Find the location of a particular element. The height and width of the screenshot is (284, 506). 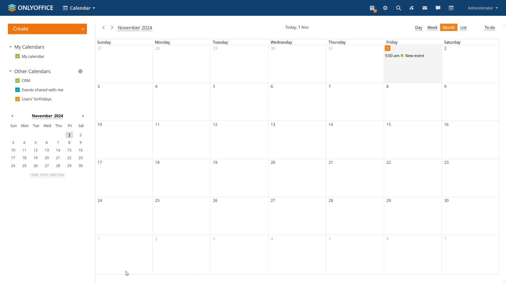

Friday is located at coordinates (392, 42).